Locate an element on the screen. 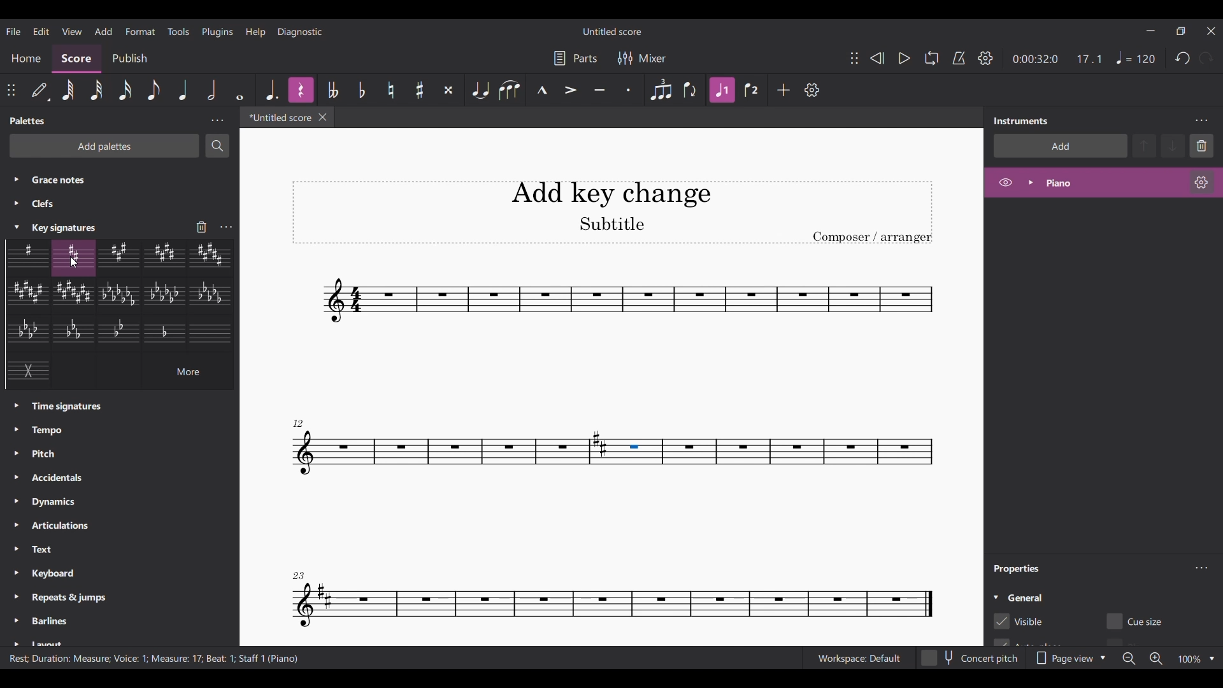 This screenshot has height=688, width=1223. Panel title is located at coordinates (1019, 569).